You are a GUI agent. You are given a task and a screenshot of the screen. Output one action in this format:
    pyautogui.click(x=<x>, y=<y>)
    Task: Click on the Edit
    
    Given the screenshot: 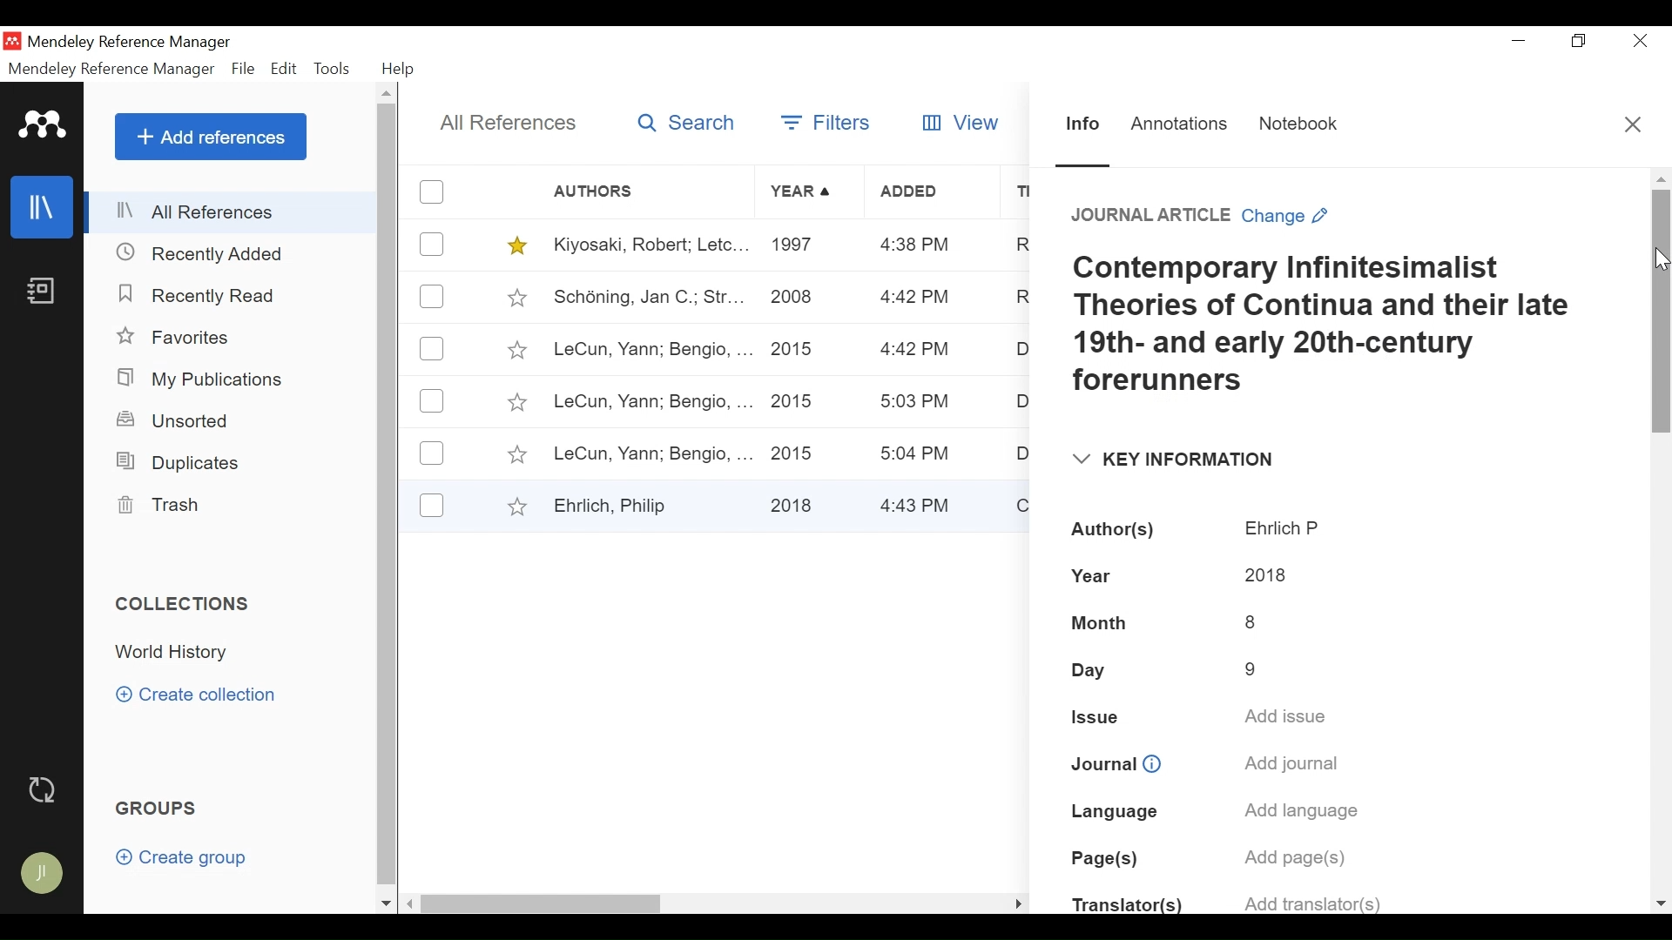 What is the action you would take?
    pyautogui.click(x=283, y=70)
    